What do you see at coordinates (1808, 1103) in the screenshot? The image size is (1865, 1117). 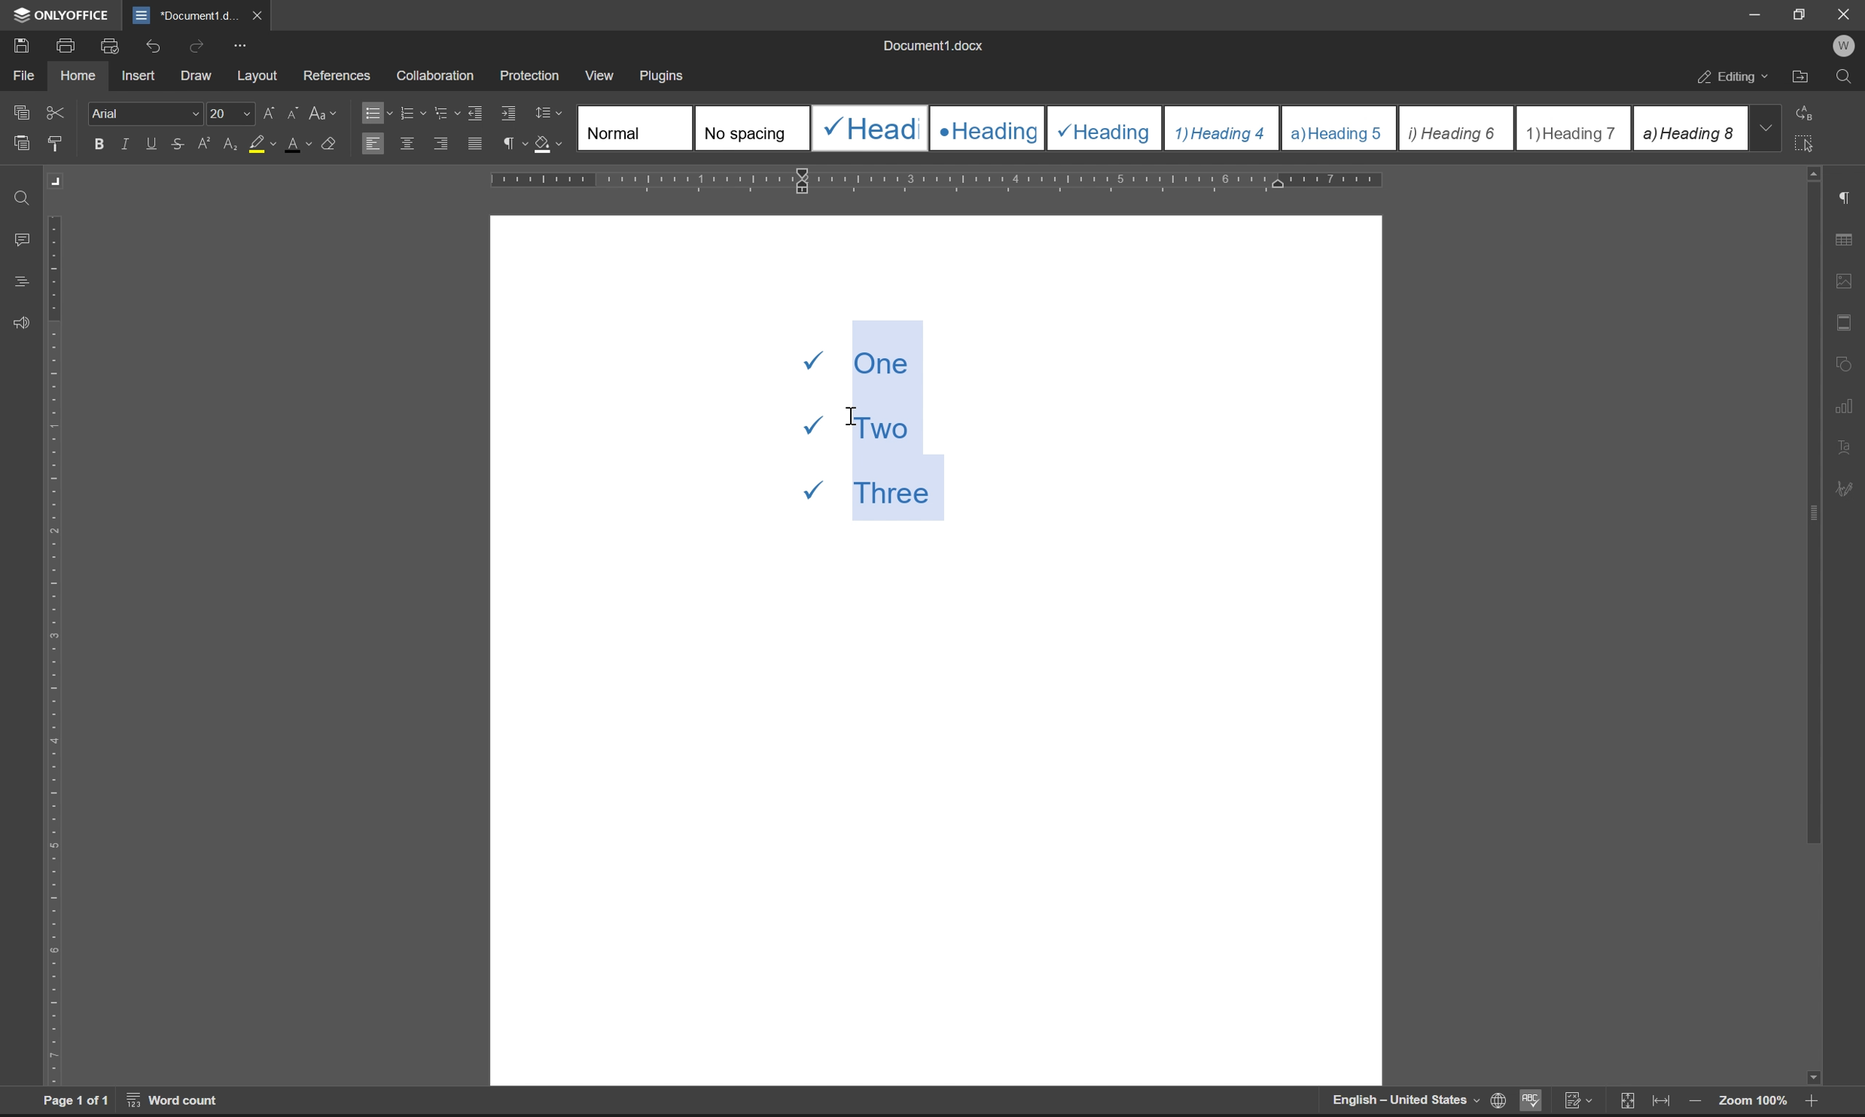 I see `zoom in` at bounding box center [1808, 1103].